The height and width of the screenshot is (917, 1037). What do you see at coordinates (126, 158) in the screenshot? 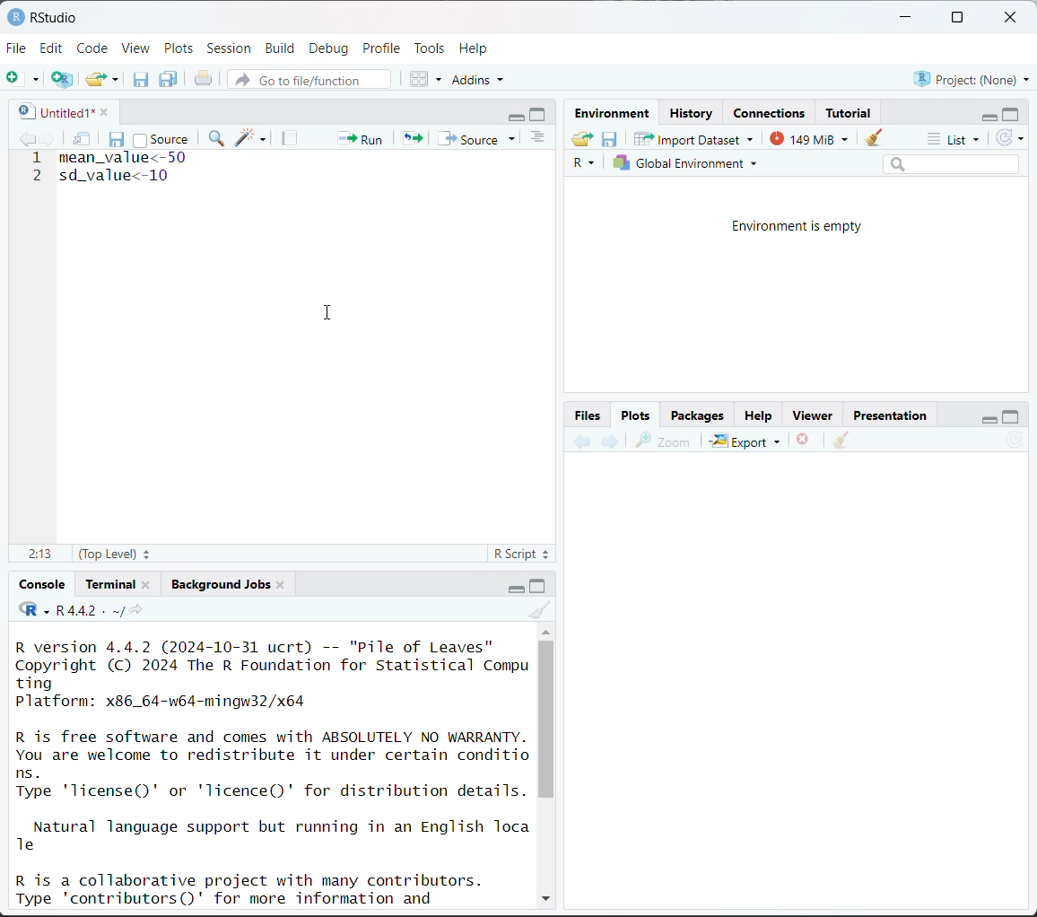
I see `mean_value<-50` at bounding box center [126, 158].